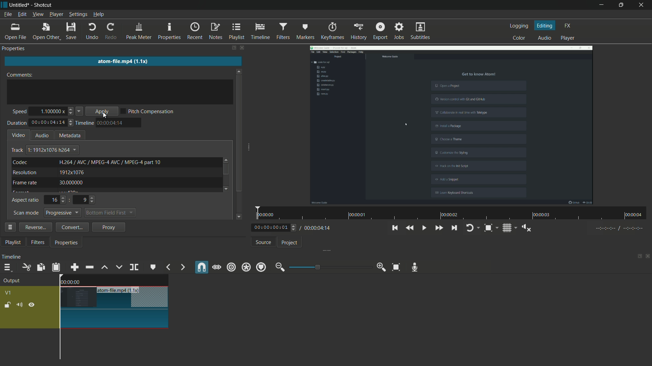 The width and height of the screenshot is (652, 366). Describe the element at coordinates (74, 267) in the screenshot. I see `append` at that location.